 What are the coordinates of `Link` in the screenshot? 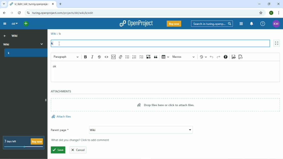 It's located at (121, 57).